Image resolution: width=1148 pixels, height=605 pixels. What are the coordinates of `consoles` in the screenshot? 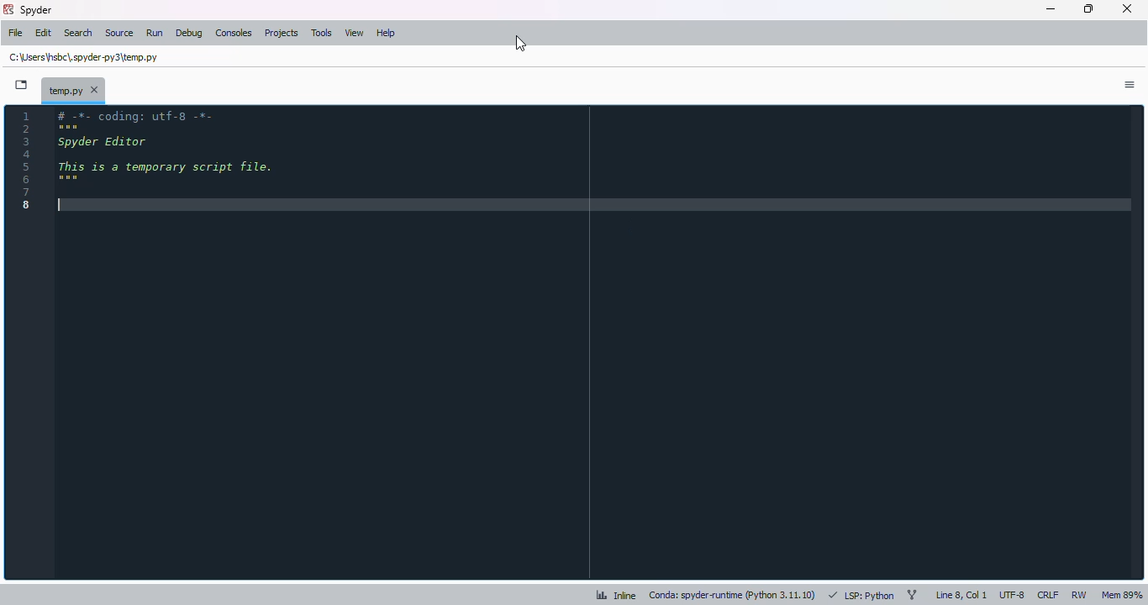 It's located at (234, 34).